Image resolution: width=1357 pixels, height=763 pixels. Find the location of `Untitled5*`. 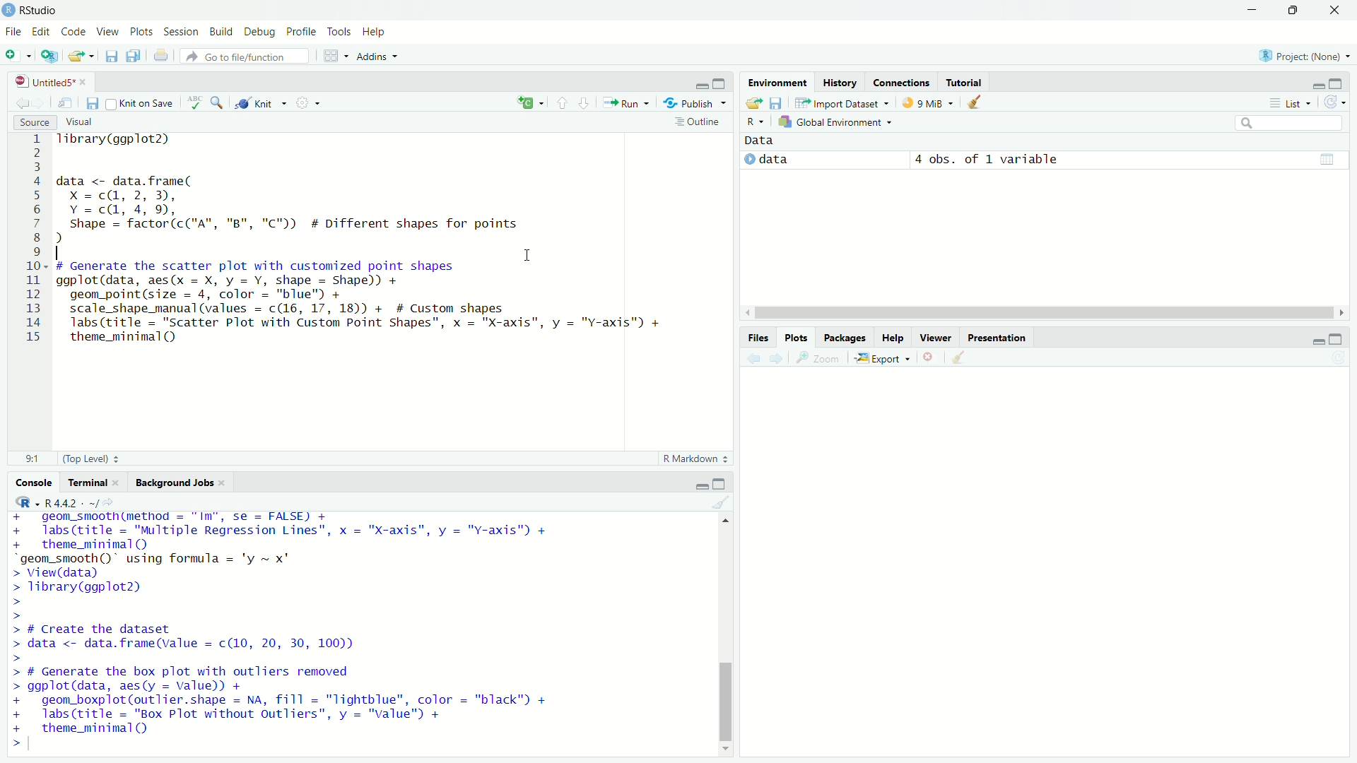

Untitled5* is located at coordinates (43, 82).